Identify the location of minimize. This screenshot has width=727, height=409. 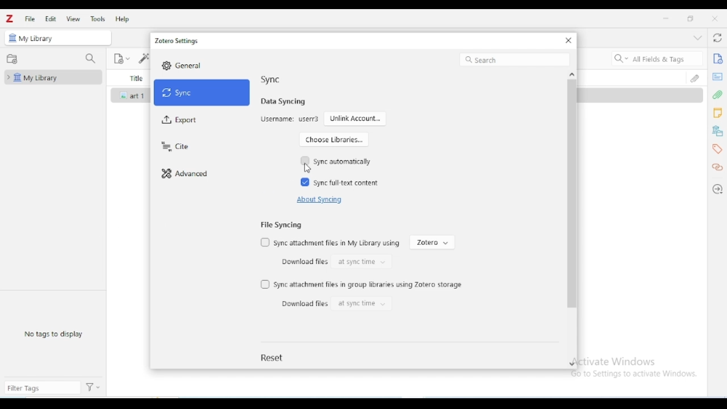
(666, 19).